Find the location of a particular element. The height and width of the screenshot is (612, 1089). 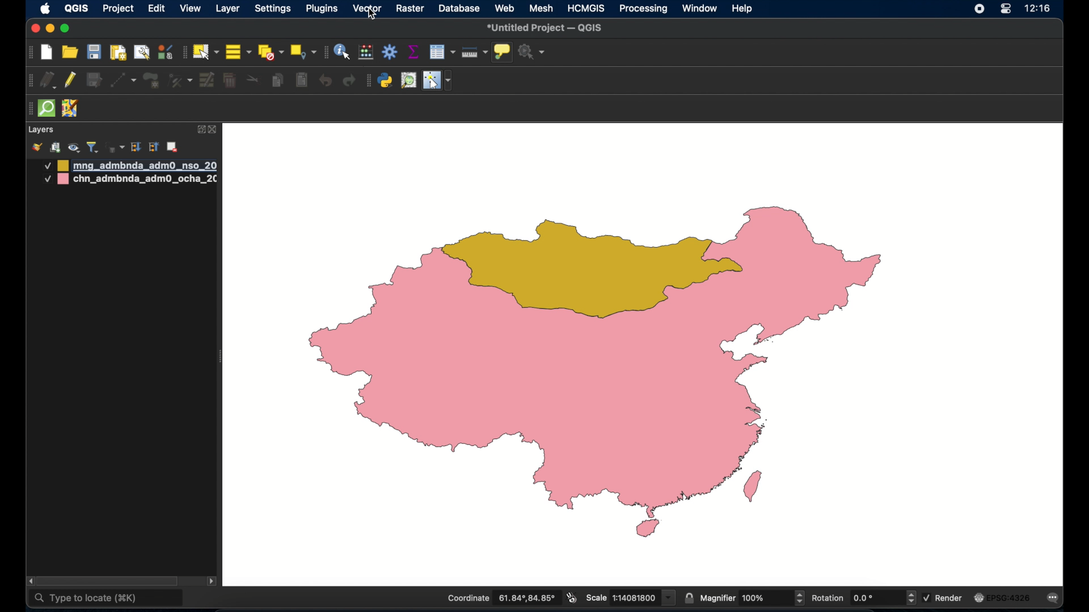

coordinate is located at coordinates (501, 598).